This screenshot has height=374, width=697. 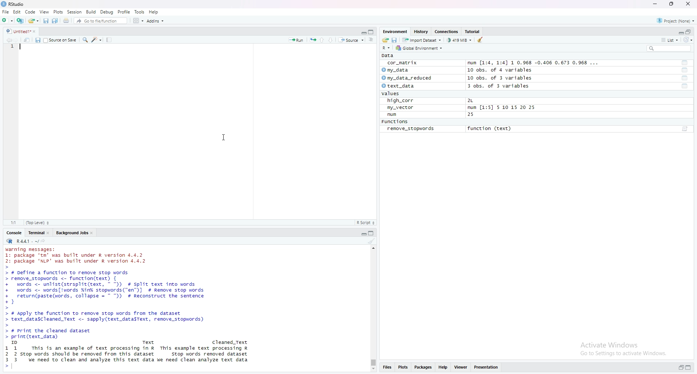 What do you see at coordinates (461, 107) in the screenshot?
I see `my_vector num [1:5] 5 10 15 20 25` at bounding box center [461, 107].